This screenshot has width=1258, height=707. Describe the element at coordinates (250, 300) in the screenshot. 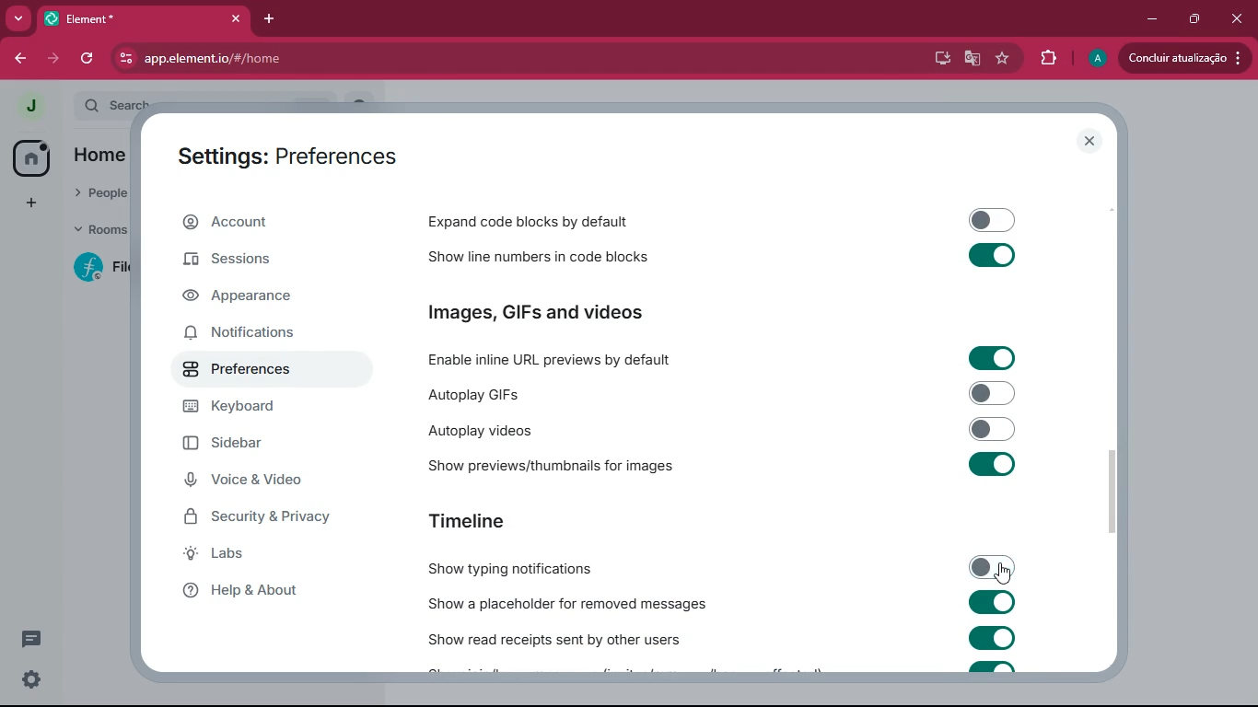

I see `appearance` at that location.